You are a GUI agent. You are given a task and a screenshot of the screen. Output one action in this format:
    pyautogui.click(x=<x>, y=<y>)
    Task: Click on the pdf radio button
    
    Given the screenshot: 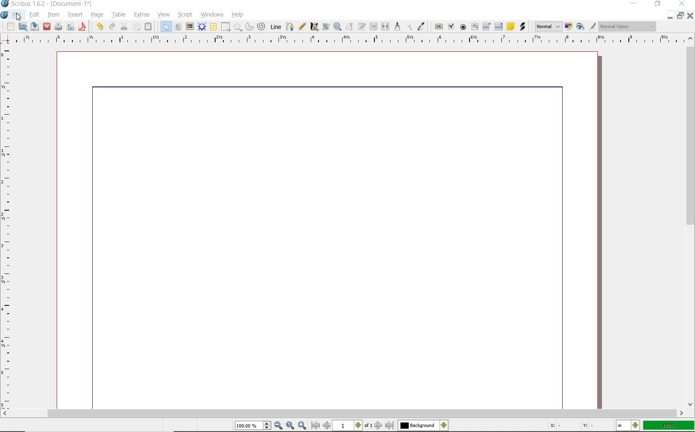 What is the action you would take?
    pyautogui.click(x=463, y=27)
    